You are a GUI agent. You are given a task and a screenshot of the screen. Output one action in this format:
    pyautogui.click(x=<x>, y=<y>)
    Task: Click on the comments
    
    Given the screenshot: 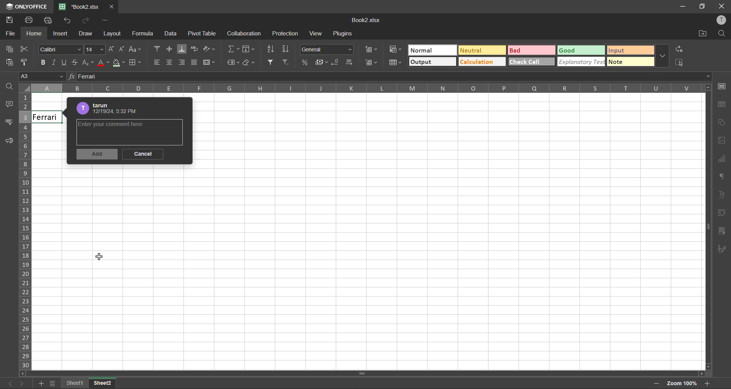 What is the action you would take?
    pyautogui.click(x=11, y=105)
    